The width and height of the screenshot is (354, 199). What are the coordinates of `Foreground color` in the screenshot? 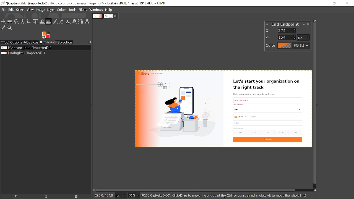 It's located at (46, 35).